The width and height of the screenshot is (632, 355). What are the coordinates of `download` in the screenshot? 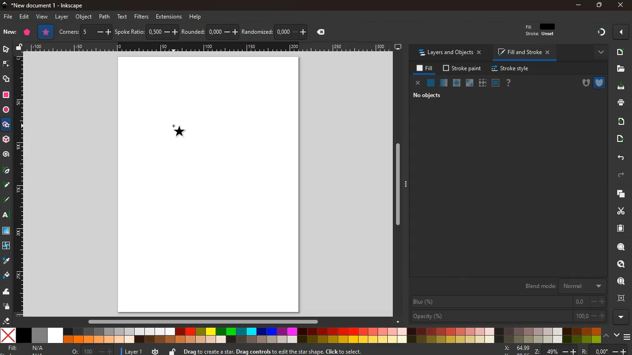 It's located at (621, 87).